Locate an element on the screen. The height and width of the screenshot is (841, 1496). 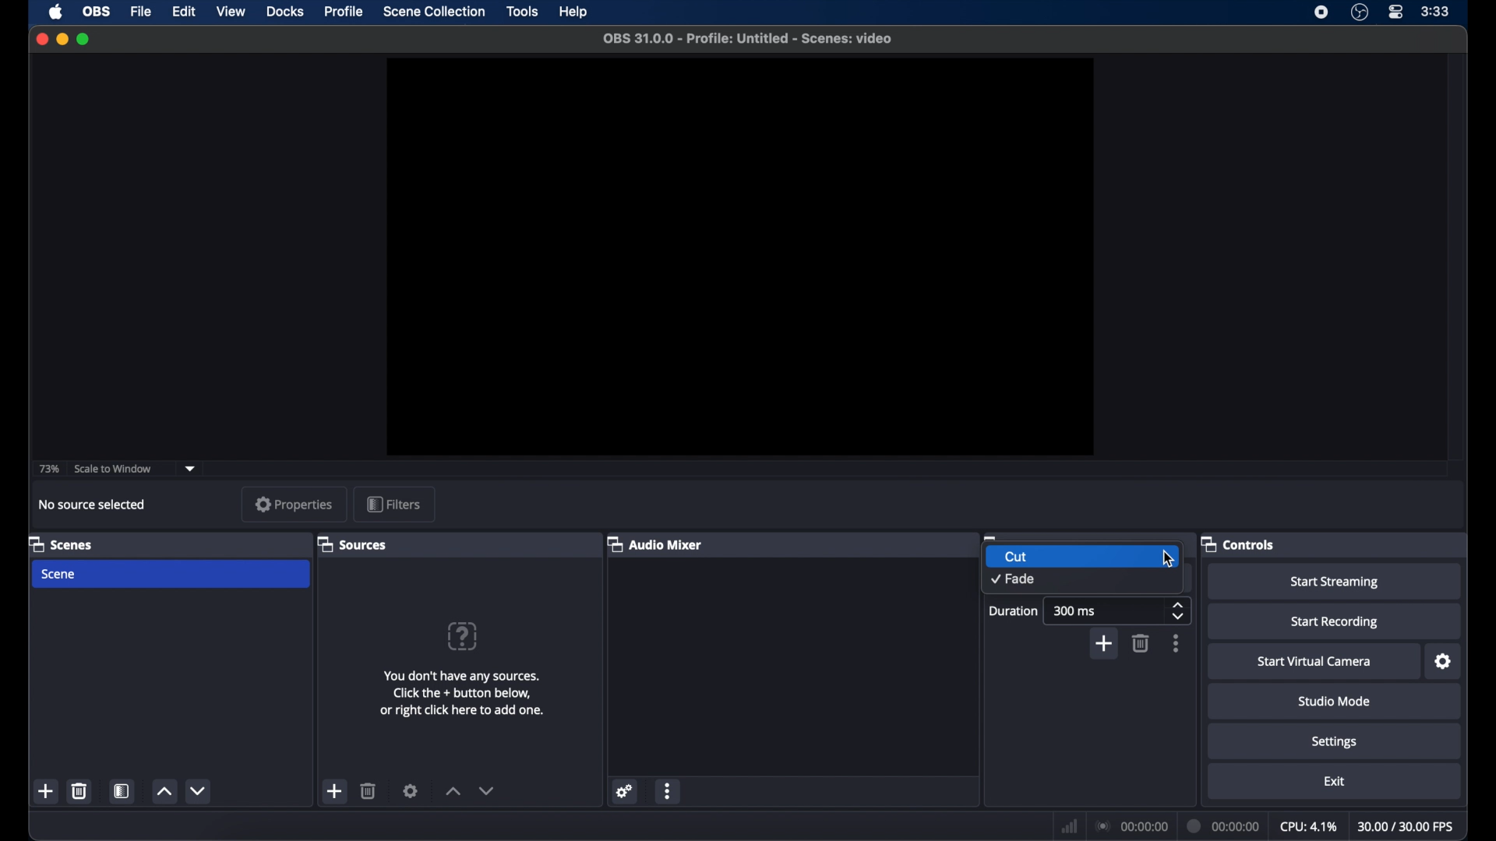
stepper buttons is located at coordinates (1179, 611).